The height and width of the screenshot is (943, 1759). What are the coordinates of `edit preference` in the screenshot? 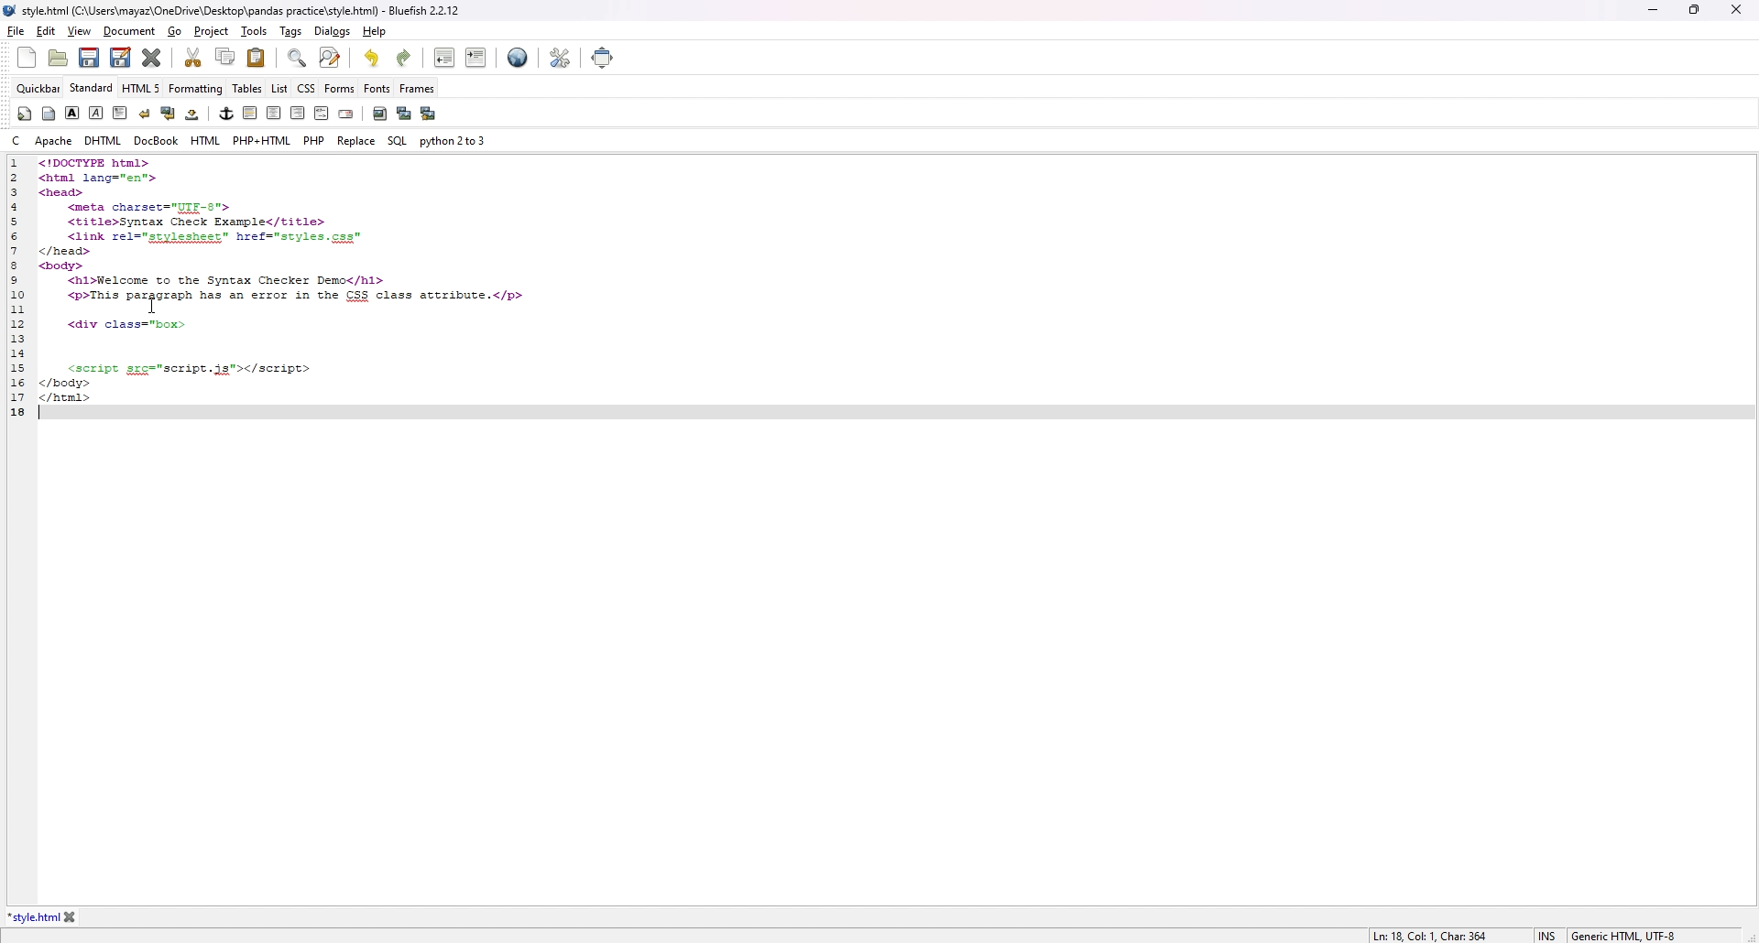 It's located at (560, 58).